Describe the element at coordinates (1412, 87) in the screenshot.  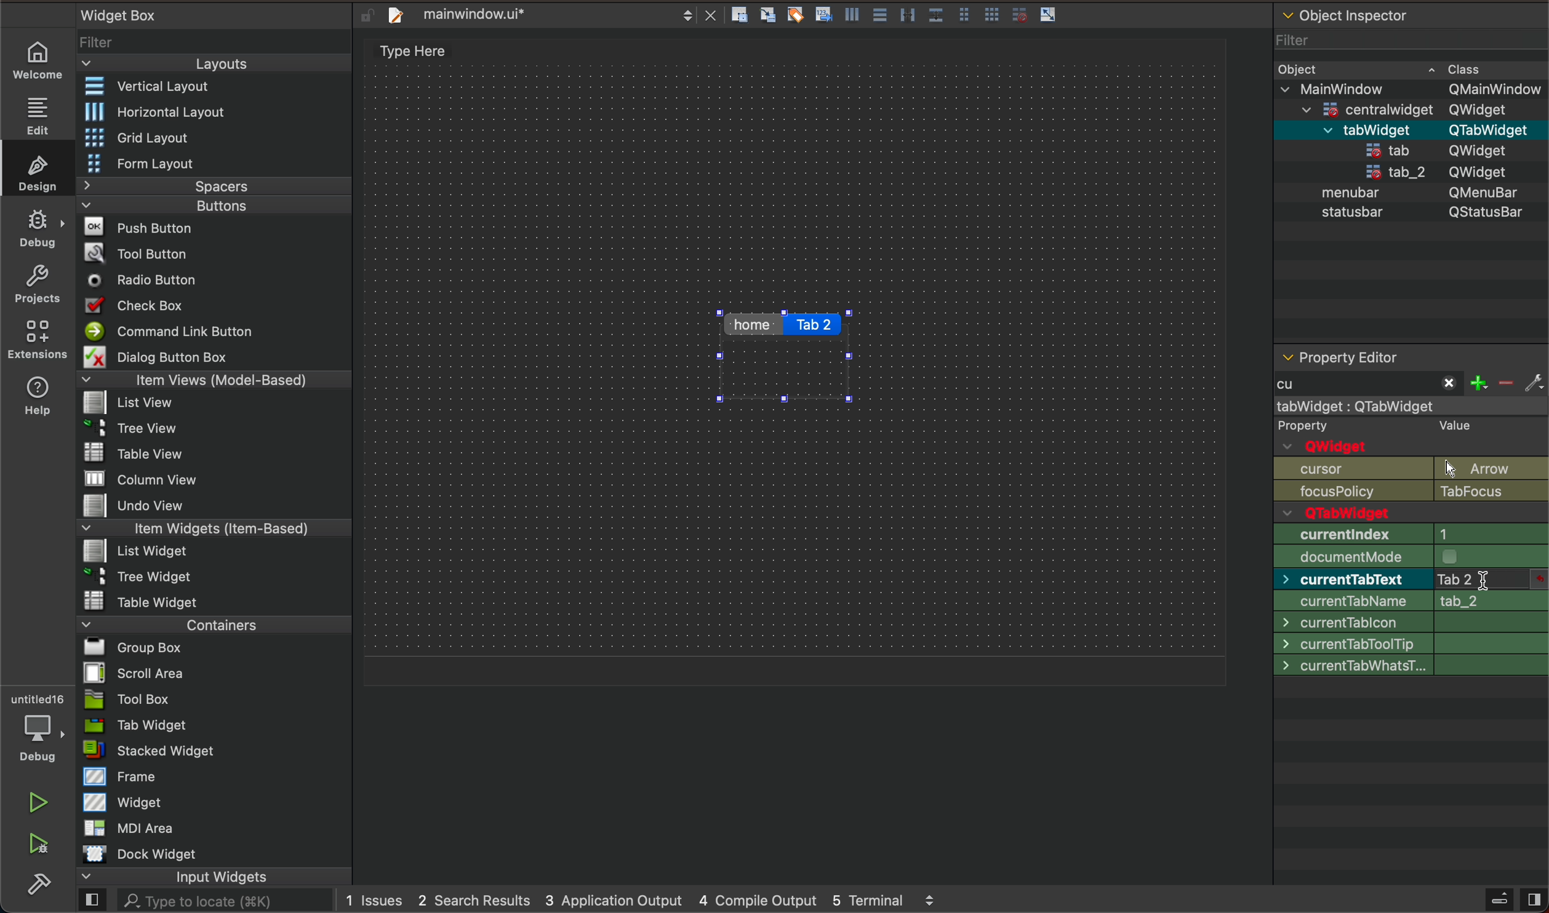
I see `v MainWindow OMainWindow` at that location.